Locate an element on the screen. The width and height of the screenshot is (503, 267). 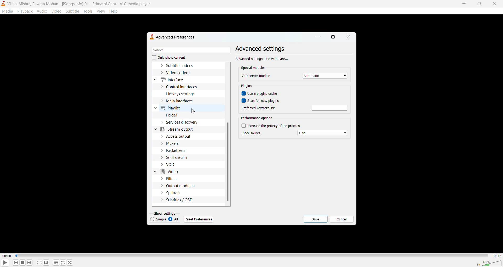
maximize is located at coordinates (333, 38).